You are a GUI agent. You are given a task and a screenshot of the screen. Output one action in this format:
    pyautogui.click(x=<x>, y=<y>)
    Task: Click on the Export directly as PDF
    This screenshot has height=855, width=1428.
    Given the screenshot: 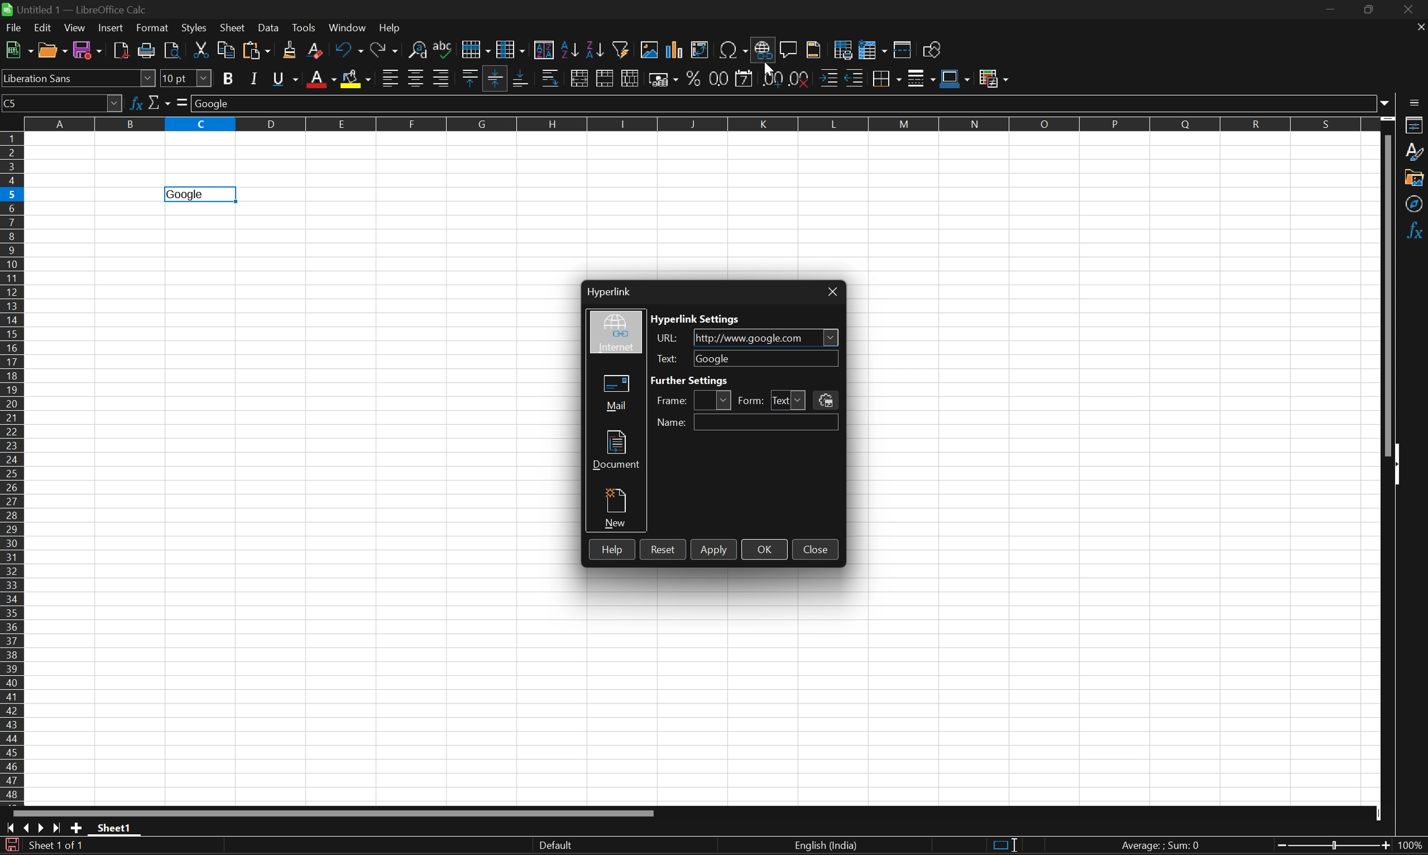 What is the action you would take?
    pyautogui.click(x=122, y=50)
    